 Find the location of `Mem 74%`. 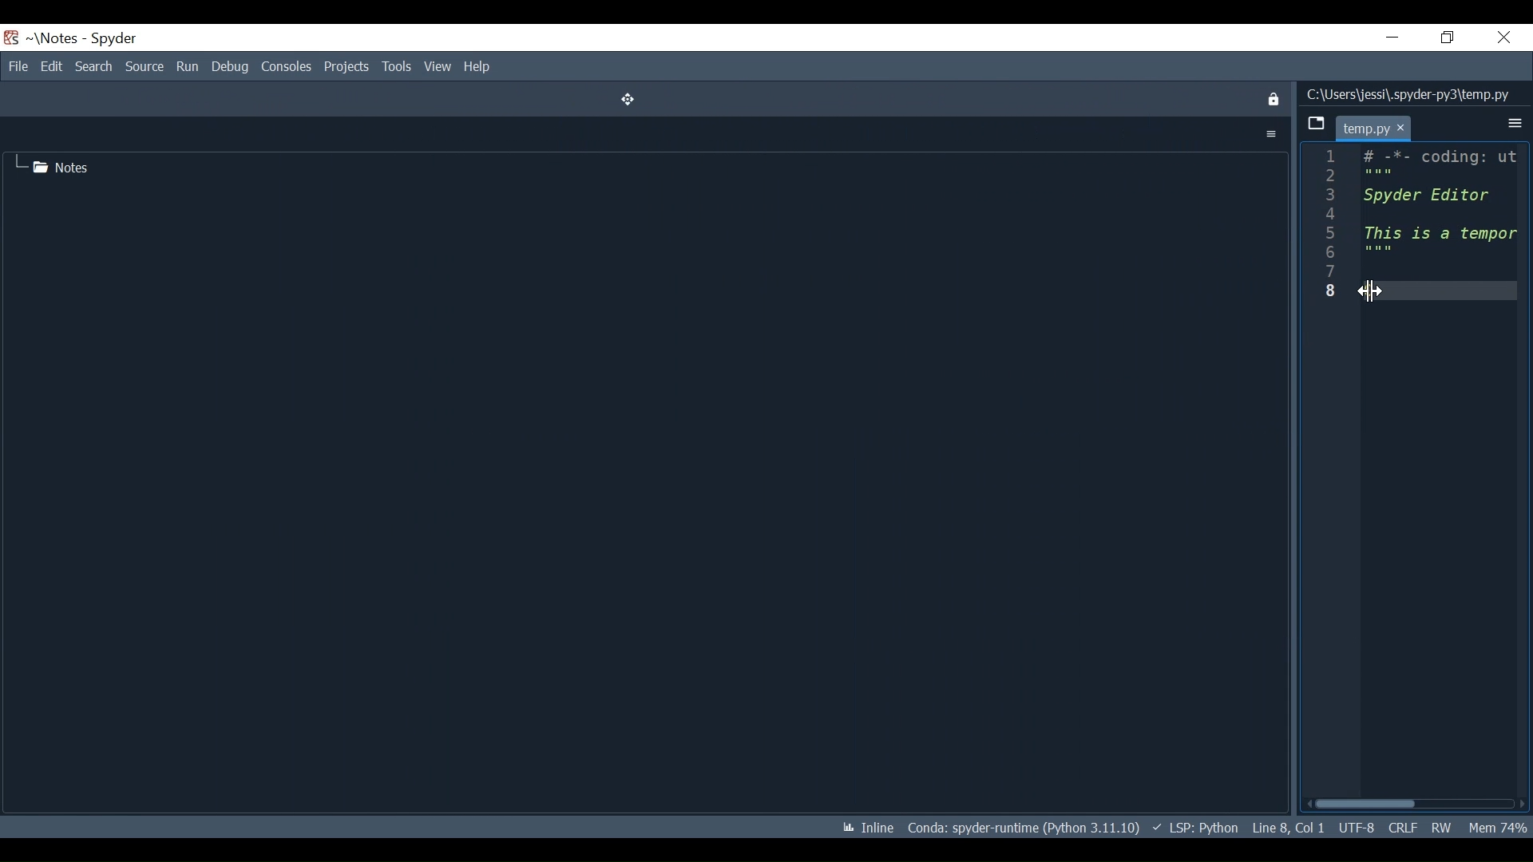

Mem 74% is located at coordinates (1497, 825).